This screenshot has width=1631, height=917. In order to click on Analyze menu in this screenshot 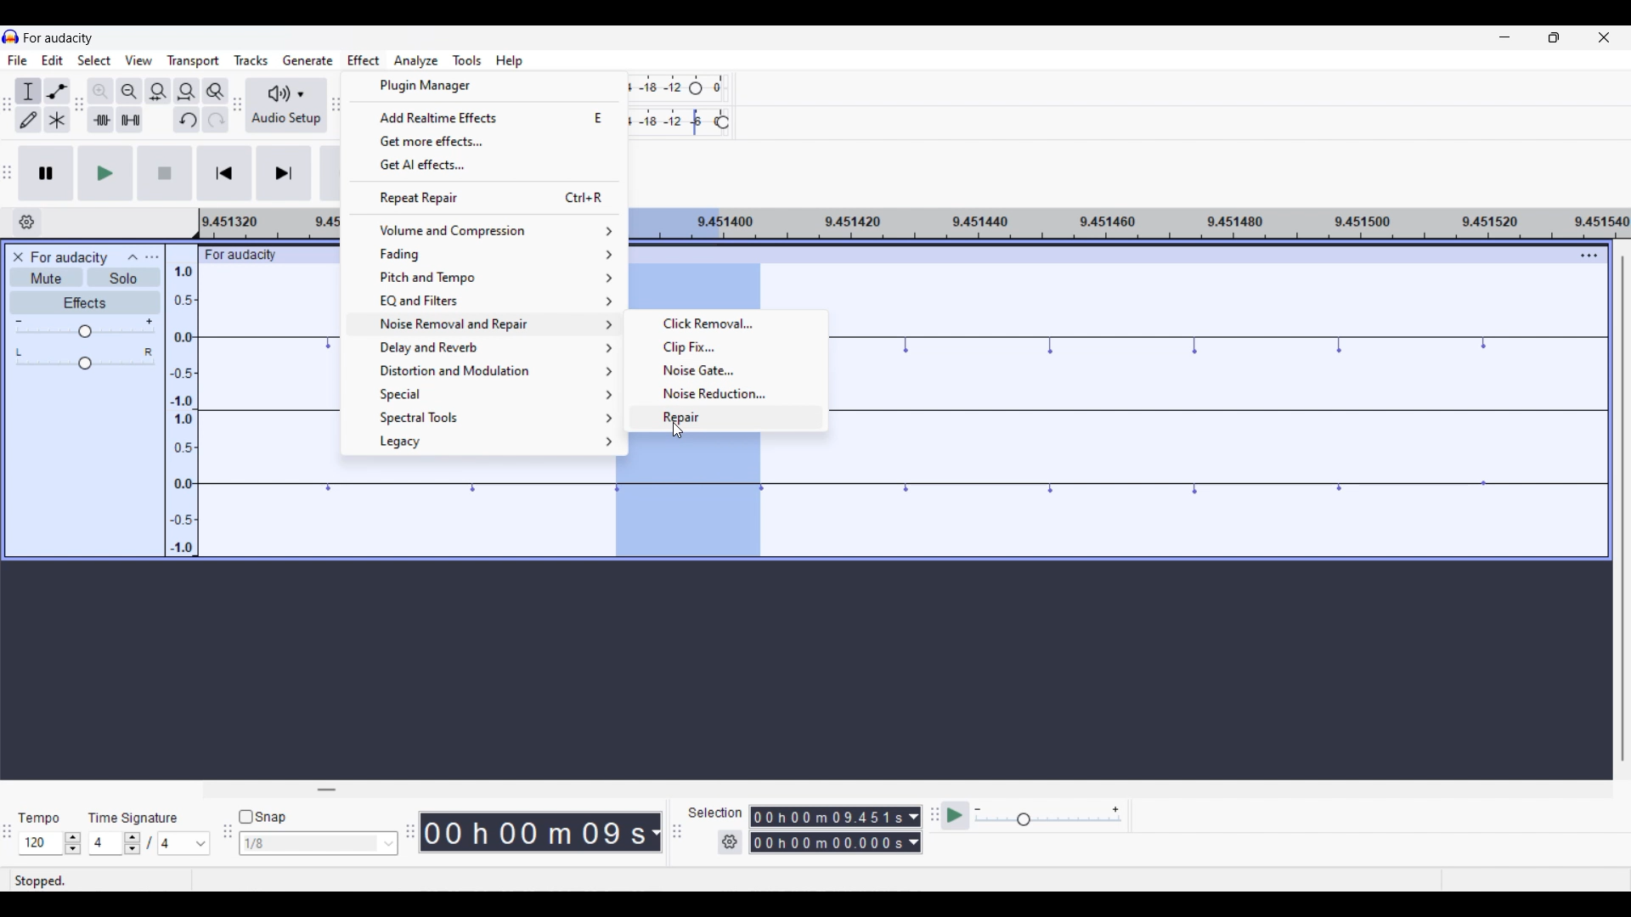, I will do `click(418, 61)`.